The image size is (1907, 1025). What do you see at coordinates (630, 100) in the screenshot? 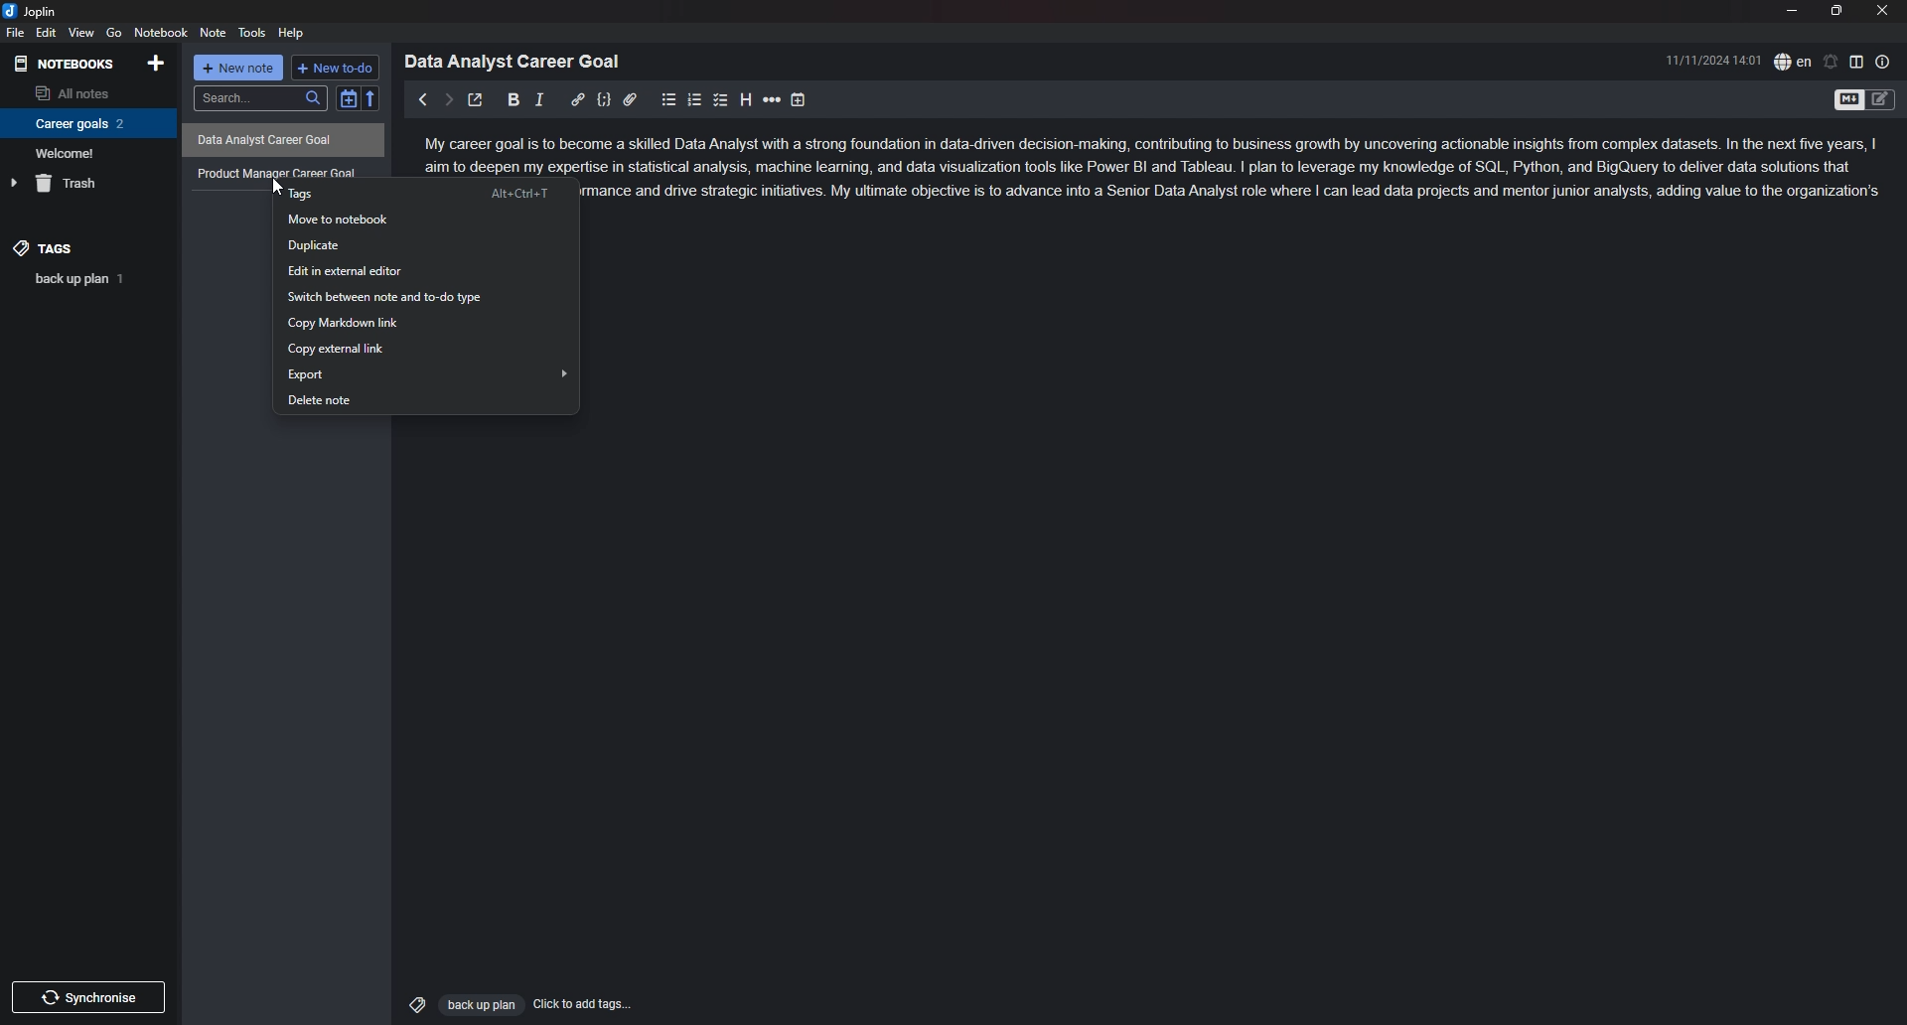
I see `attachment` at bounding box center [630, 100].